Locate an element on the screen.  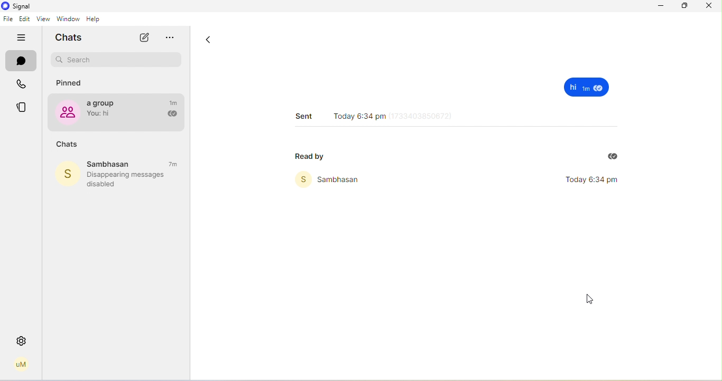
view archive is located at coordinates (174, 39).